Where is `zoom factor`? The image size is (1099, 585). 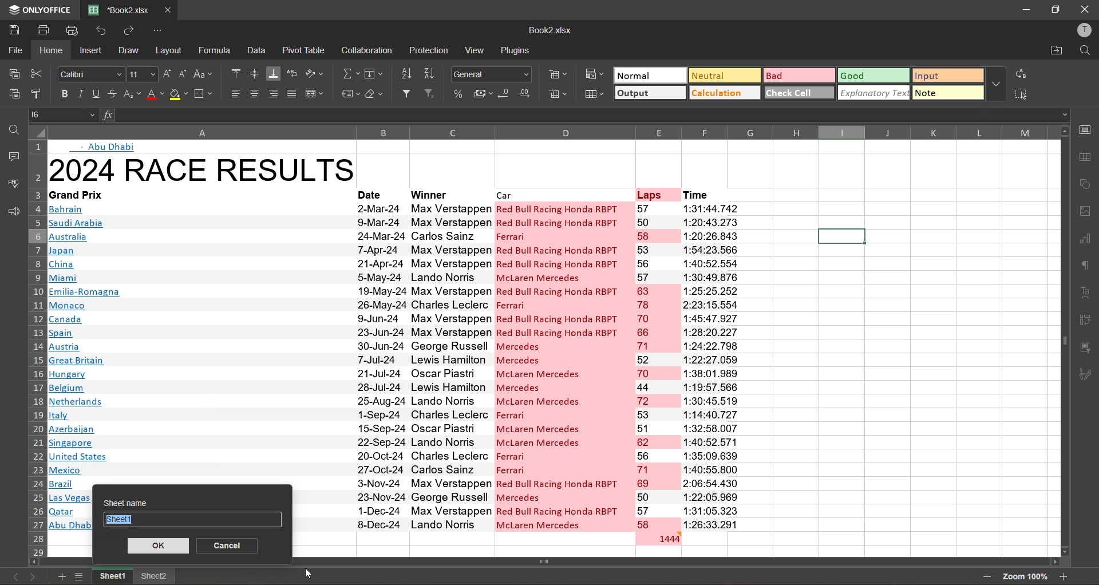
zoom factor is located at coordinates (1024, 576).